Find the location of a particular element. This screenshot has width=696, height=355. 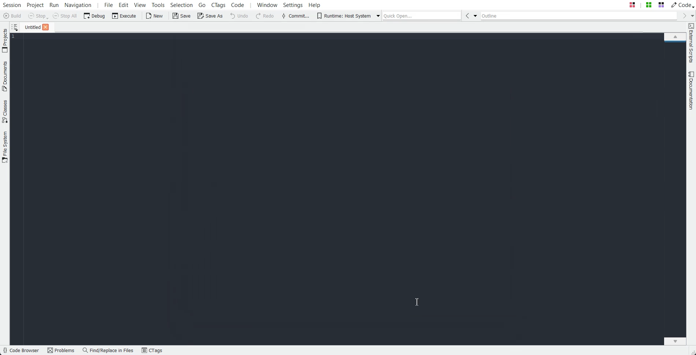

Project is located at coordinates (5, 40).